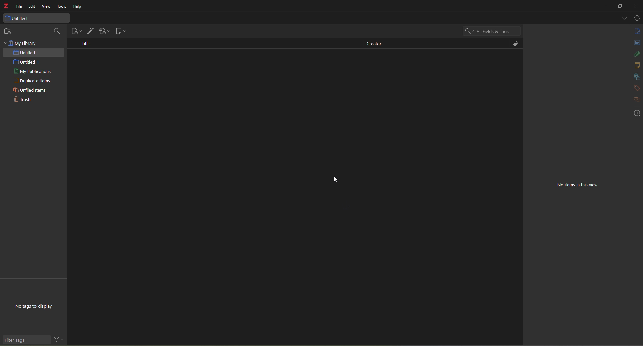  What do you see at coordinates (548, 111) in the screenshot?
I see `my library` at bounding box center [548, 111].